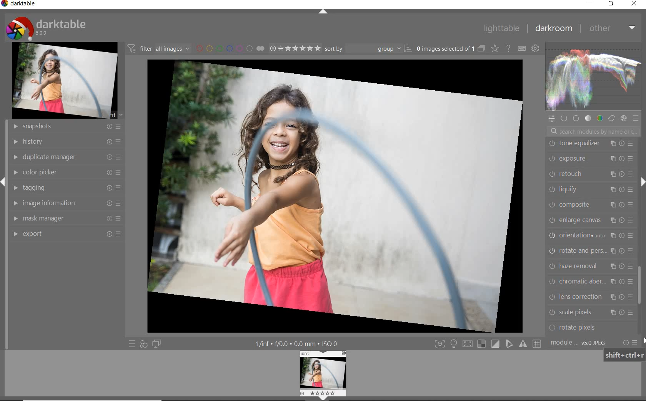 The width and height of the screenshot is (646, 401). What do you see at coordinates (563, 118) in the screenshot?
I see `show only active module` at bounding box center [563, 118].